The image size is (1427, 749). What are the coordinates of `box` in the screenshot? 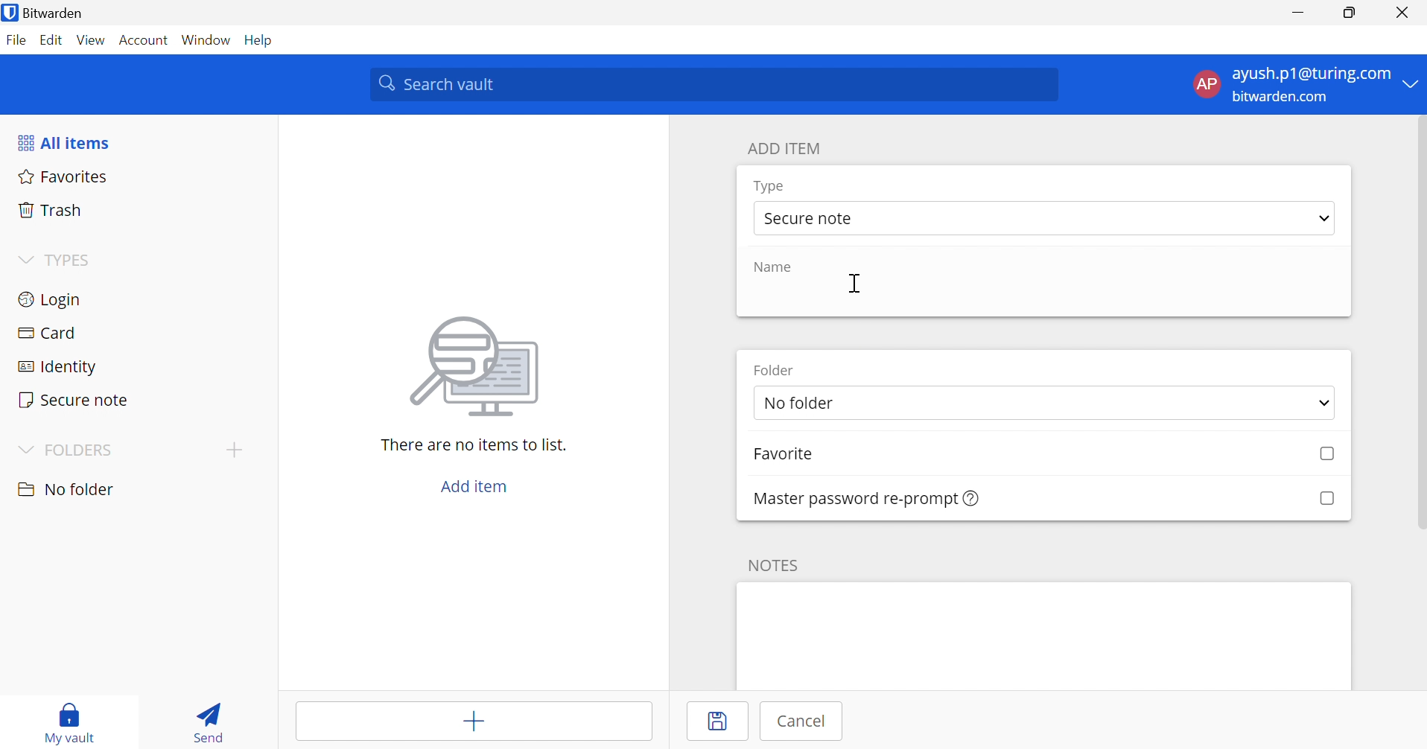 It's located at (1326, 497).